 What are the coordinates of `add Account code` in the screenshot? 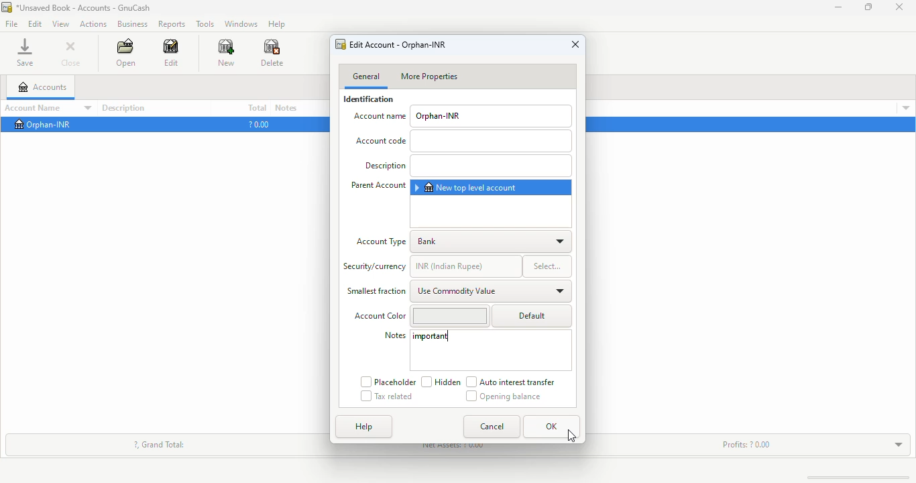 It's located at (489, 142).